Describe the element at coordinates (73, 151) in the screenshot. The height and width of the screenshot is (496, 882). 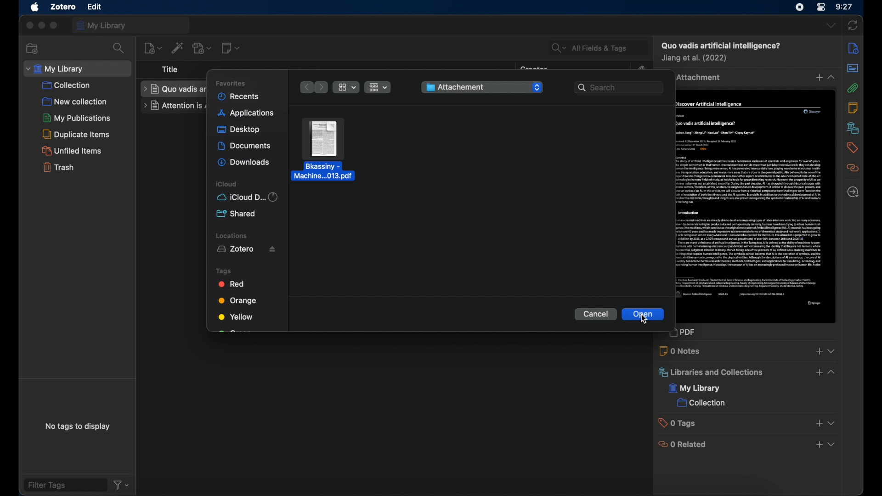
I see `unfilled items` at that location.